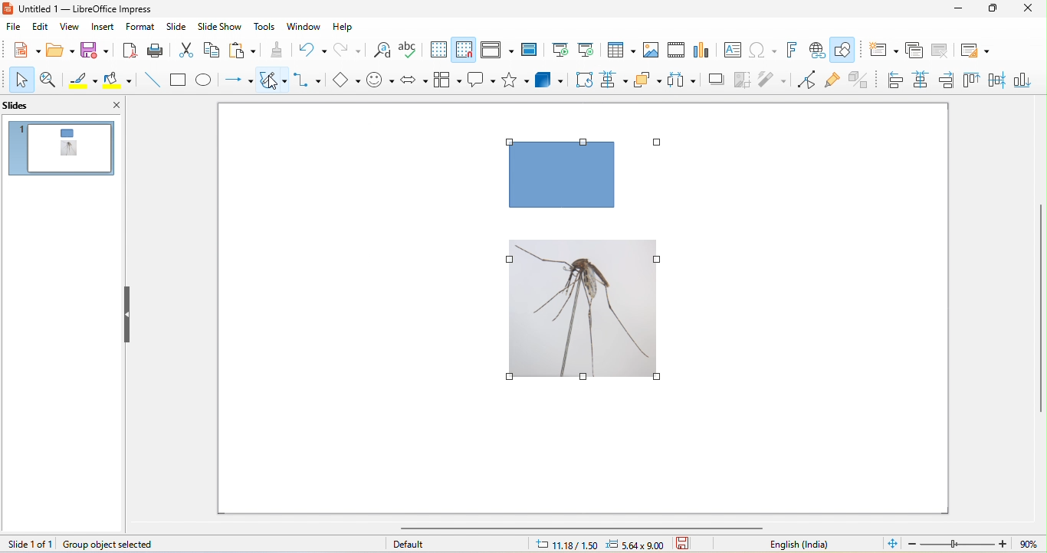 The image size is (1047, 553). I want to click on start from current slide, so click(589, 51).